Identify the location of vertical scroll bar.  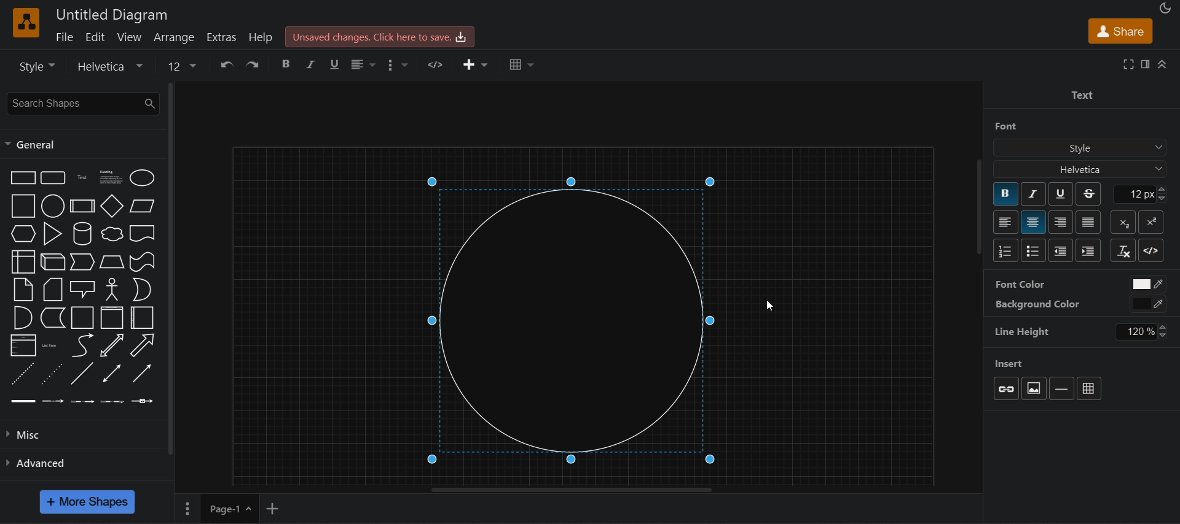
(171, 269).